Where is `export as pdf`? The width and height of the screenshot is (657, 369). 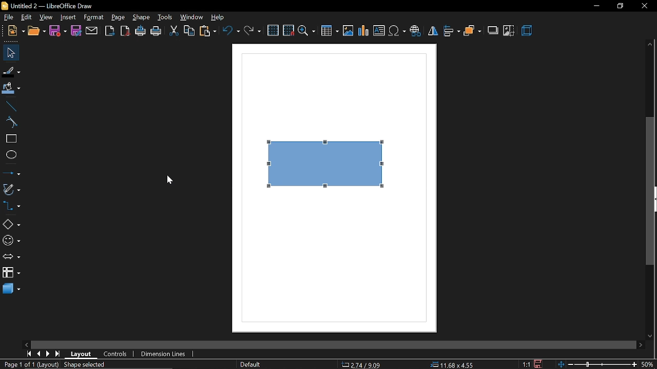 export as pdf is located at coordinates (126, 31).